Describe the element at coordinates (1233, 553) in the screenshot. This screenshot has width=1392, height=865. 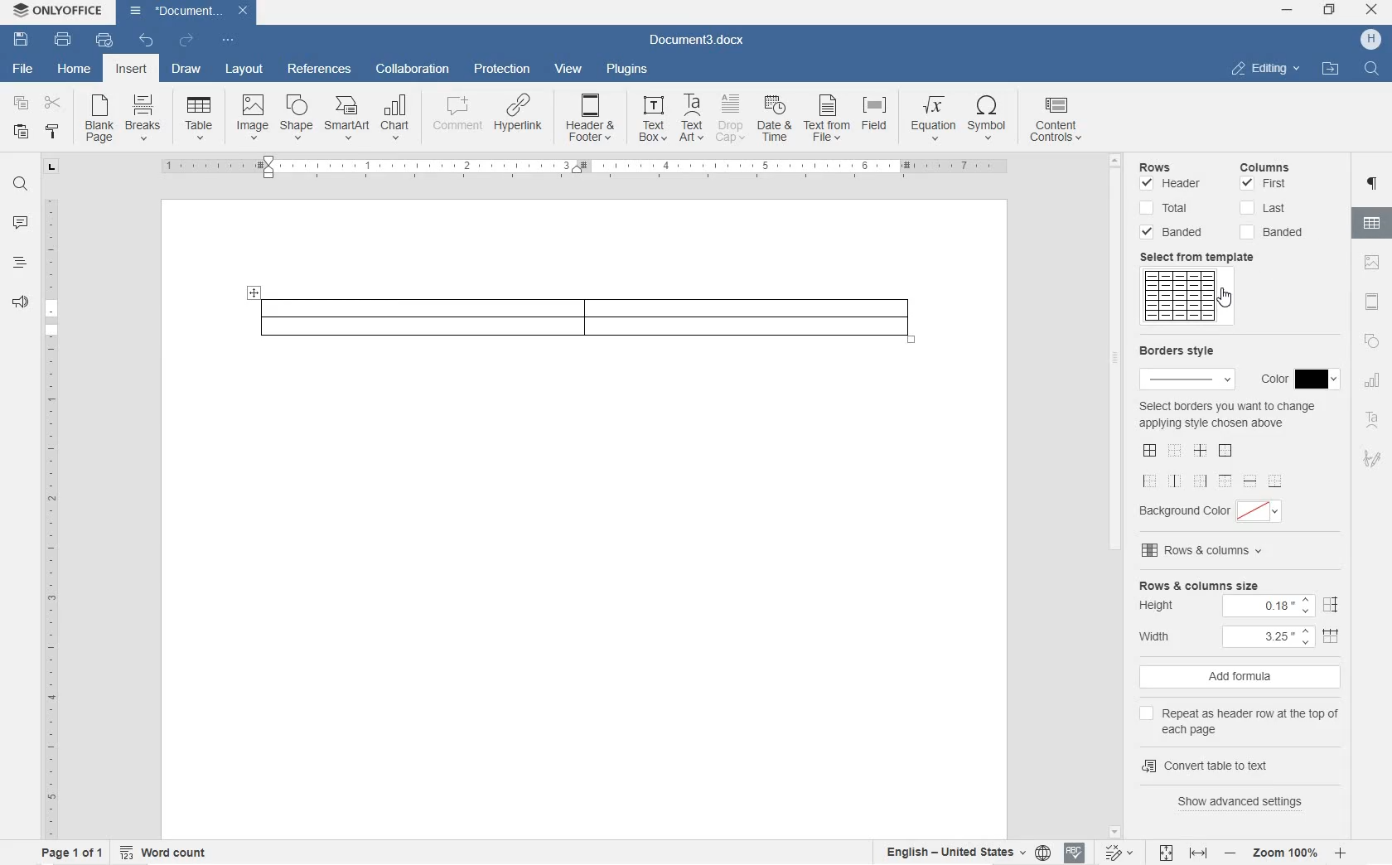
I see `rows & columns` at that location.